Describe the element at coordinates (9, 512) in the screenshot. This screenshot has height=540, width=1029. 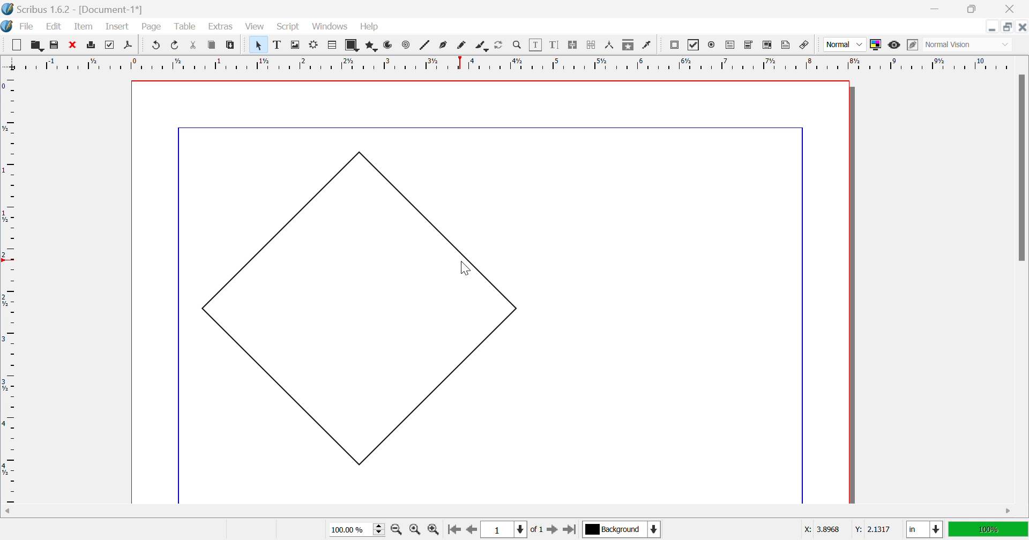
I see `Scroll left` at that location.